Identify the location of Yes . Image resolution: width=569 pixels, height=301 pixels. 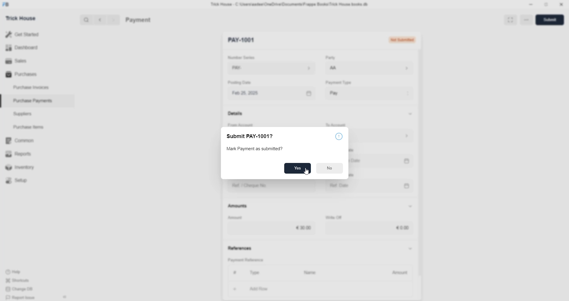
(297, 168).